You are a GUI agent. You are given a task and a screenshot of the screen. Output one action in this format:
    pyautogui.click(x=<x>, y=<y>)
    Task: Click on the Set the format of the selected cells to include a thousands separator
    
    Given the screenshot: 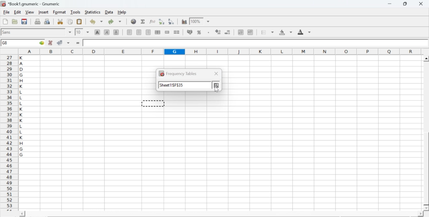 What is the action you would take?
    pyautogui.click(x=208, y=32)
    